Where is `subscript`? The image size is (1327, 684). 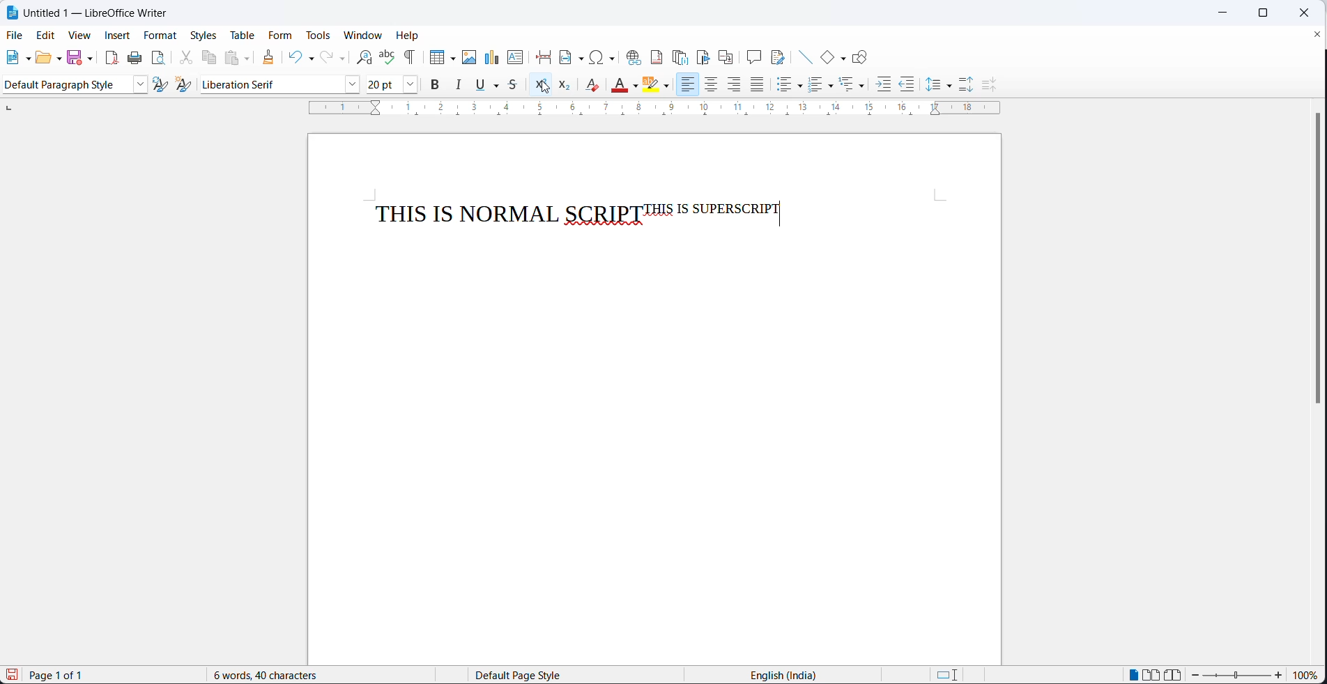
subscript is located at coordinates (565, 85).